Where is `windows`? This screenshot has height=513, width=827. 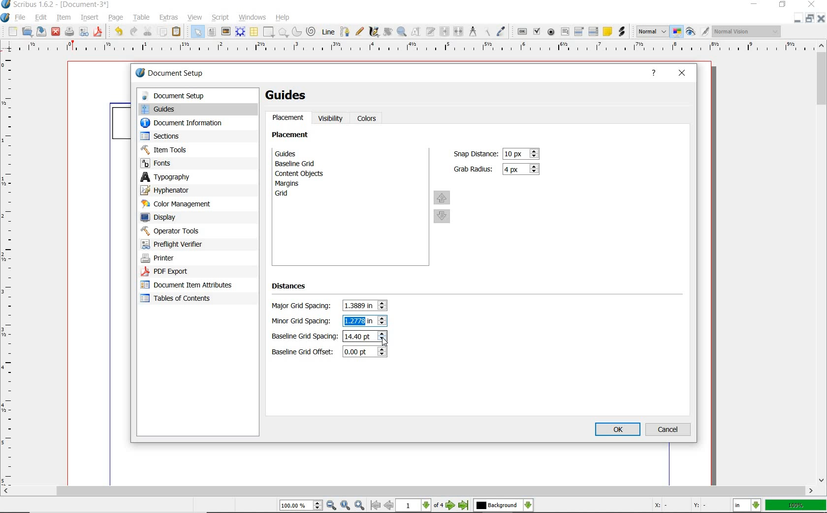 windows is located at coordinates (253, 17).